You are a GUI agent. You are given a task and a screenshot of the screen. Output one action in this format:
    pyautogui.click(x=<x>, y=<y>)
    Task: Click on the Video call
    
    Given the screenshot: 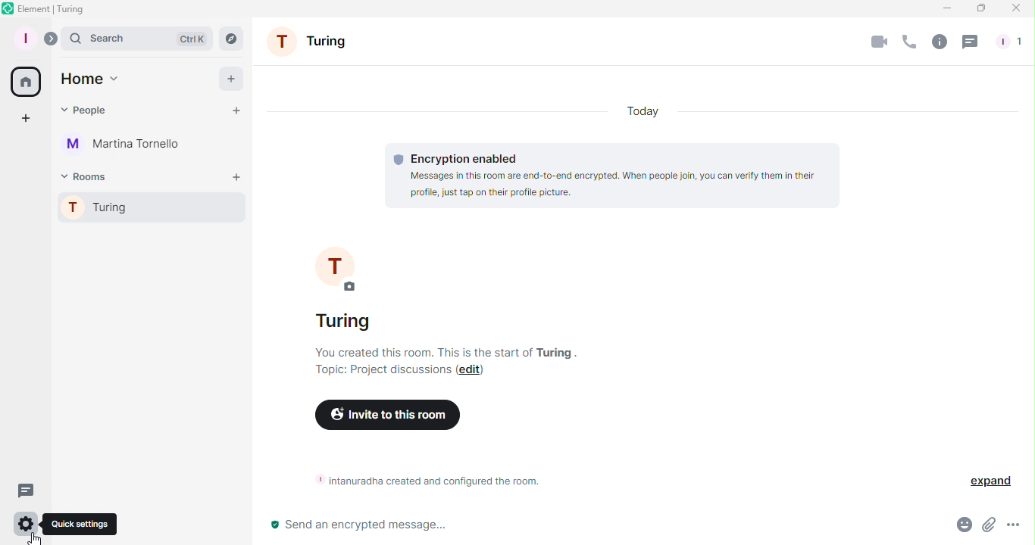 What is the action you would take?
    pyautogui.click(x=875, y=42)
    